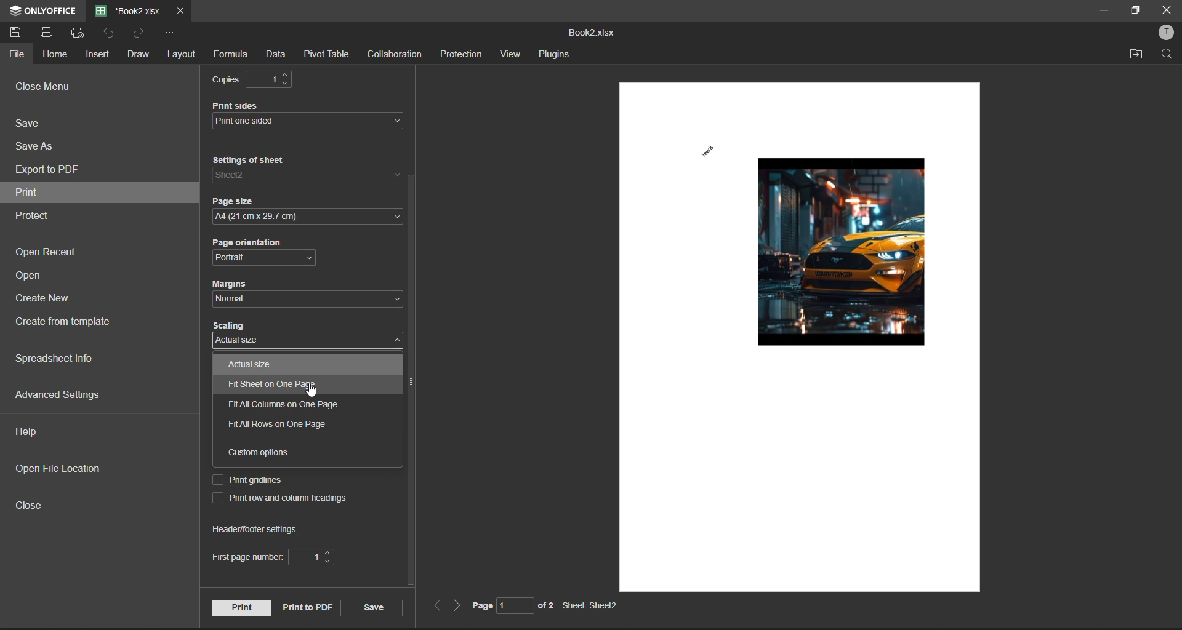  Describe the element at coordinates (463, 54) in the screenshot. I see `protection` at that location.